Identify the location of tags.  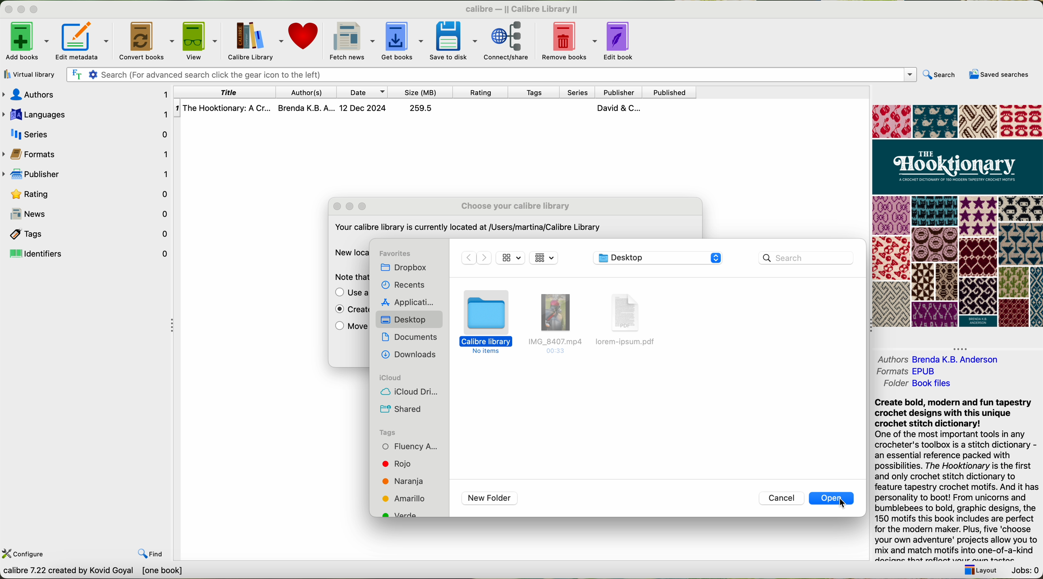
(85, 235).